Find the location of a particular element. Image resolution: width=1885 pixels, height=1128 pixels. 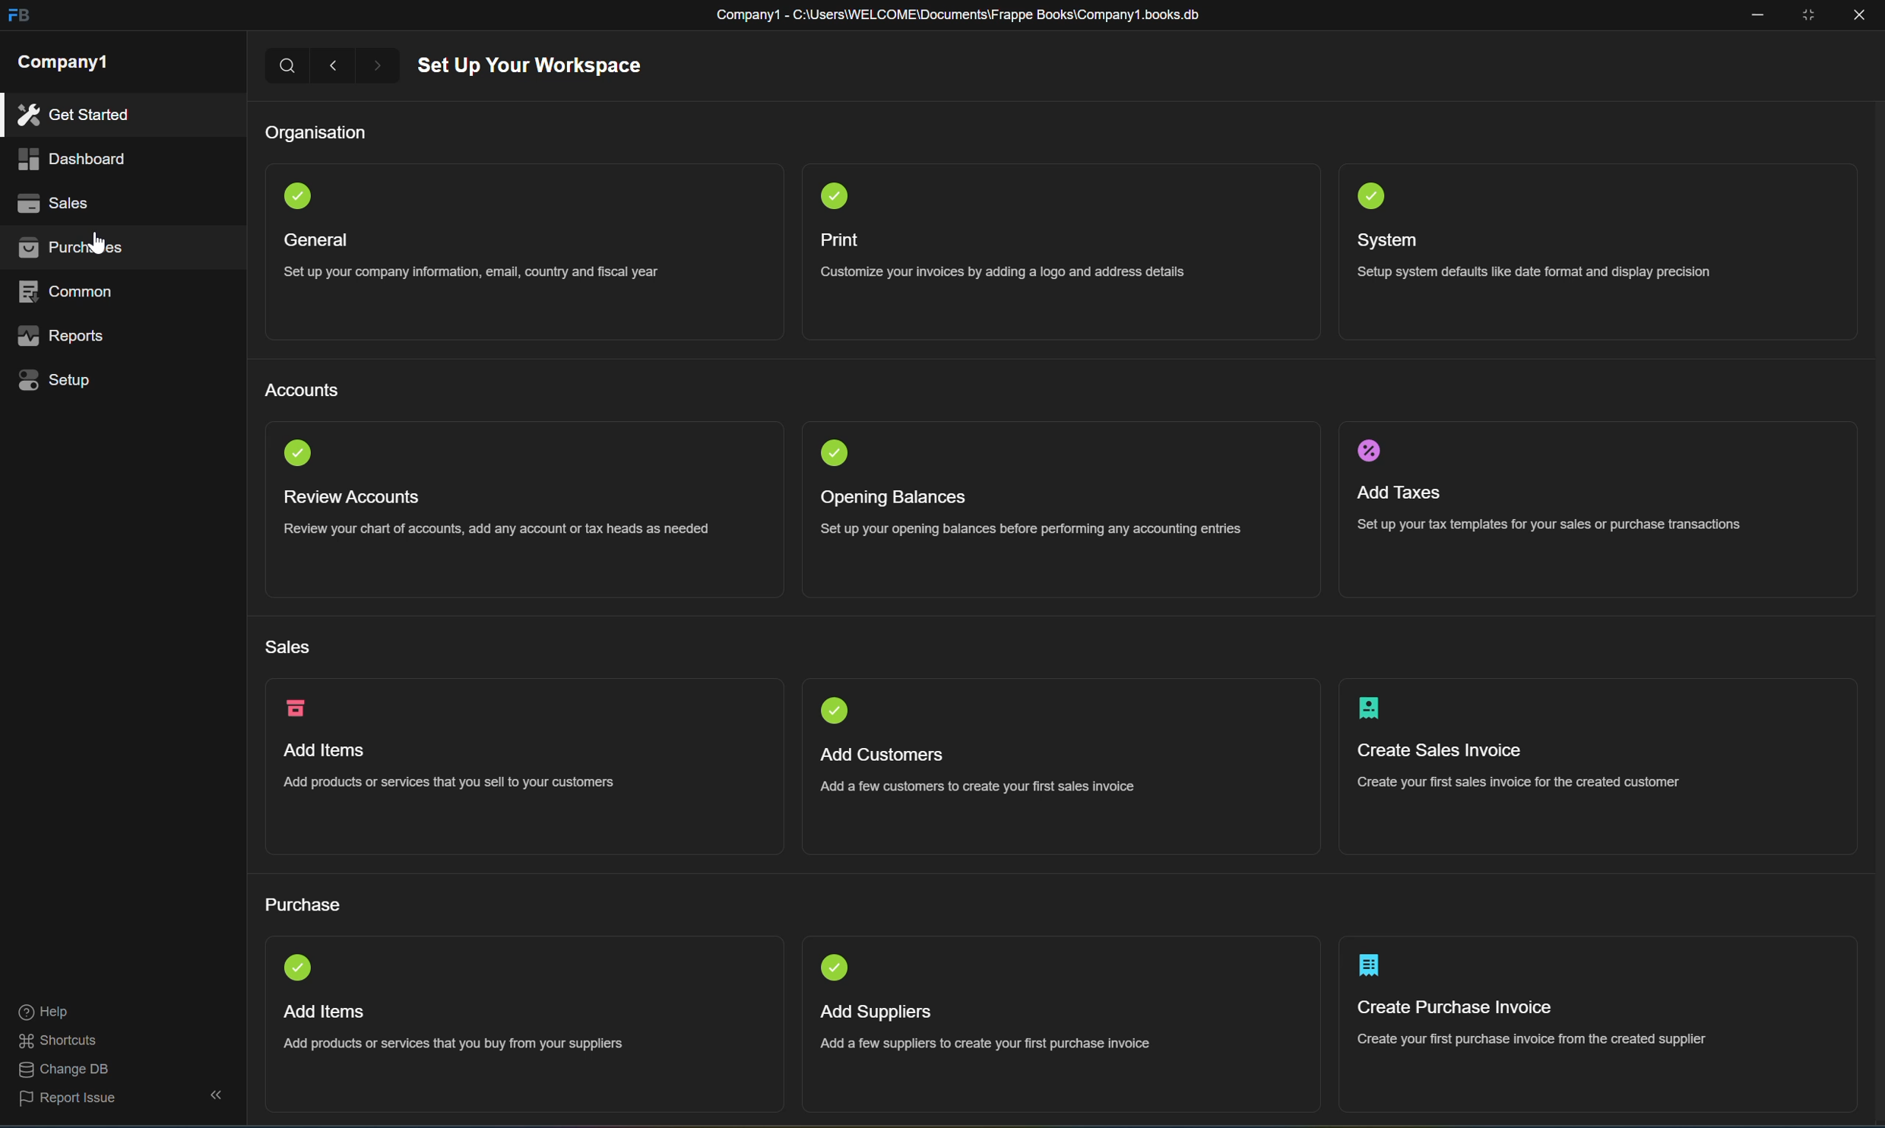

Accounts is located at coordinates (303, 390).